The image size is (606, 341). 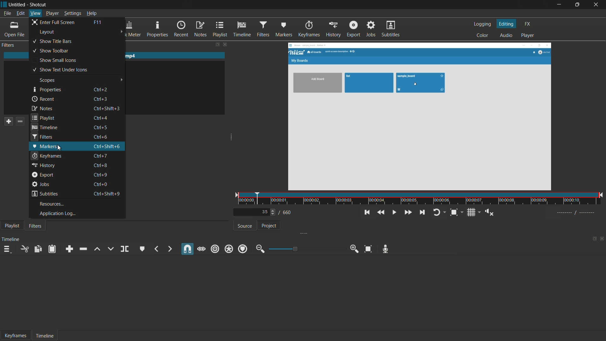 What do you see at coordinates (284, 29) in the screenshot?
I see `markers` at bounding box center [284, 29].